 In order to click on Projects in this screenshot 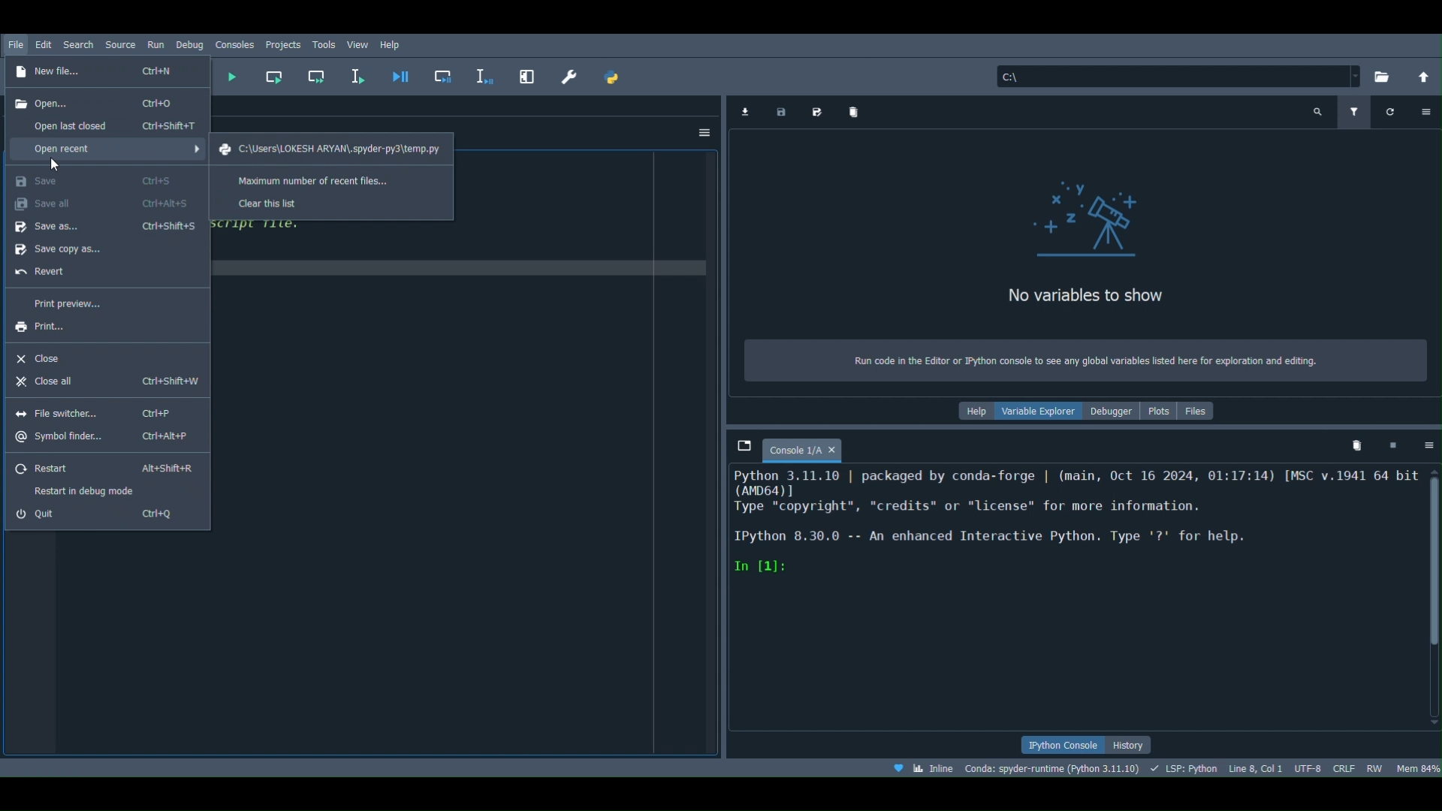, I will do `click(285, 43)`.